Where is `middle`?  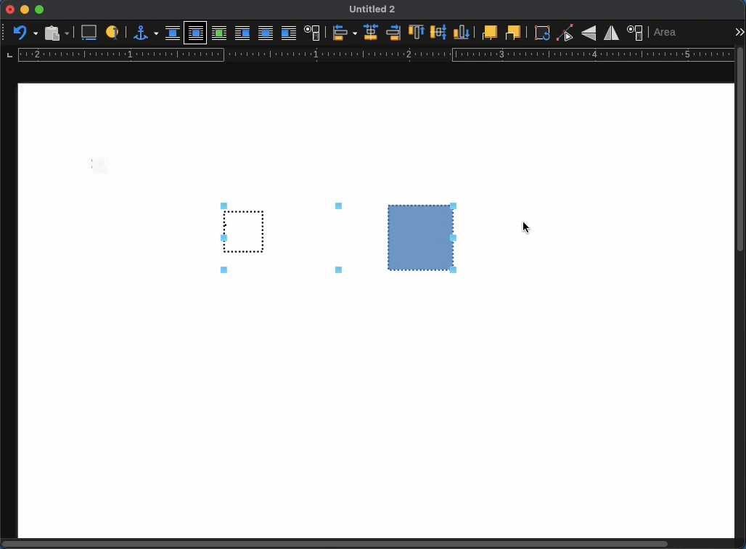 middle is located at coordinates (439, 32).